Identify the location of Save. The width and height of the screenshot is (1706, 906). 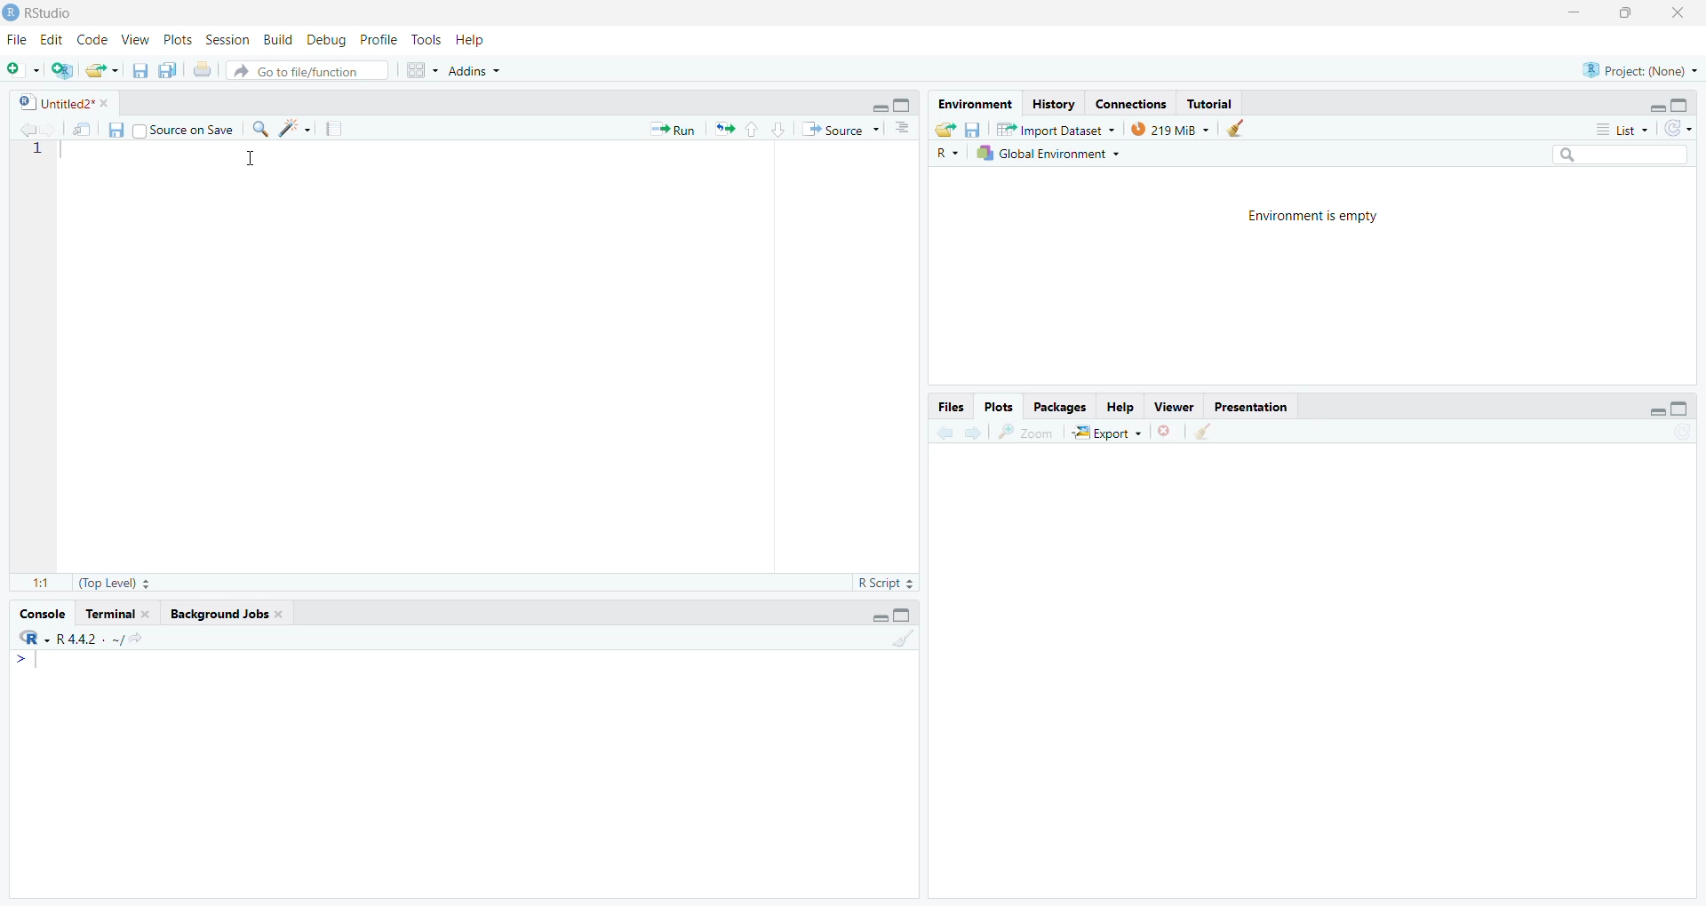
(116, 130).